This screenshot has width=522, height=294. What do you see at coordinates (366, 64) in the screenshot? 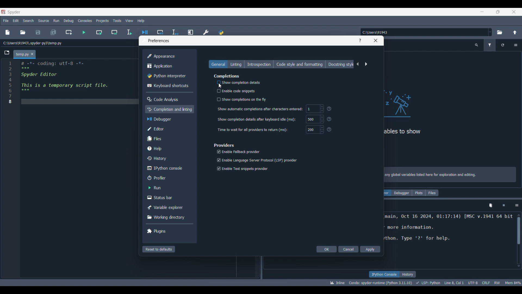
I see `Next` at bounding box center [366, 64].